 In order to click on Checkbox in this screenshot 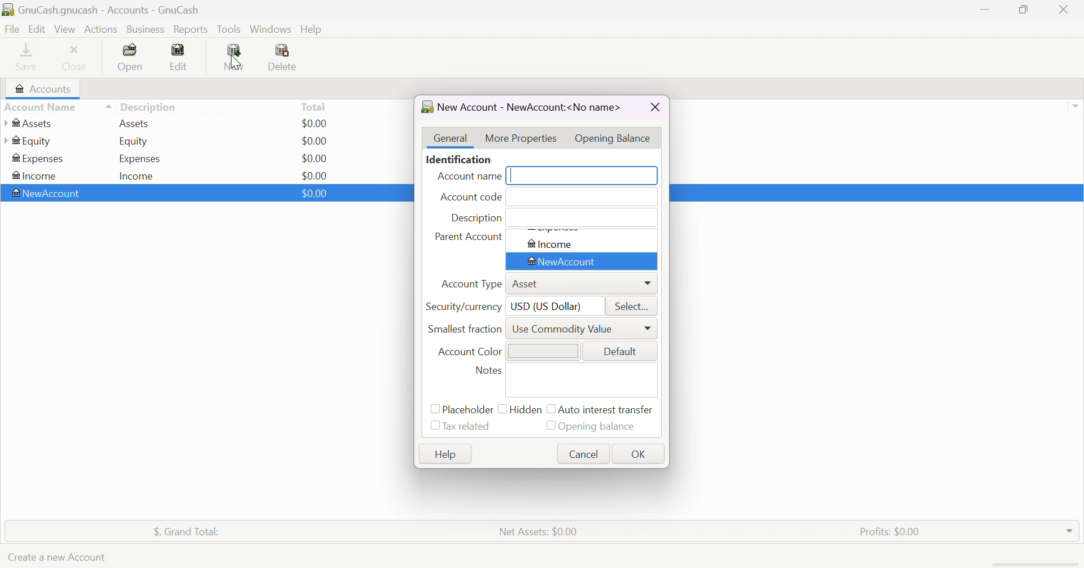, I will do `click(432, 427)`.